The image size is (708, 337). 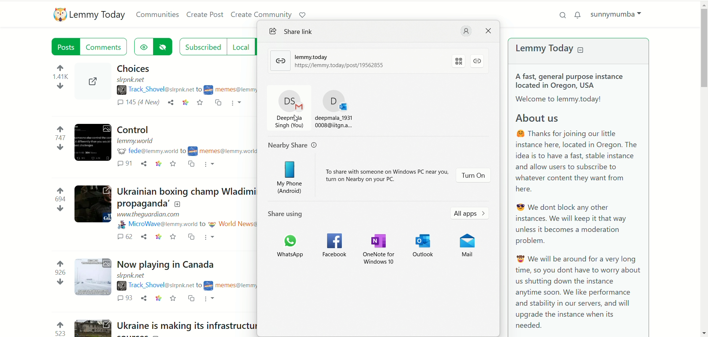 What do you see at coordinates (377, 248) in the screenshot?
I see `onenote for Windows 10` at bounding box center [377, 248].